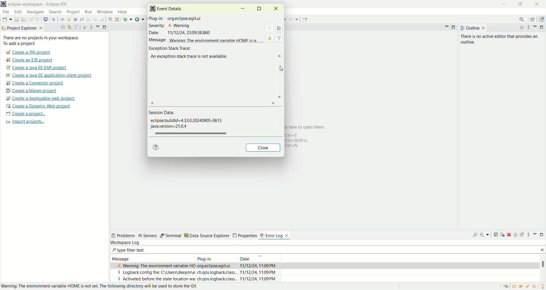 This screenshot has width=546, height=290. I want to click on Message, so click(122, 258).